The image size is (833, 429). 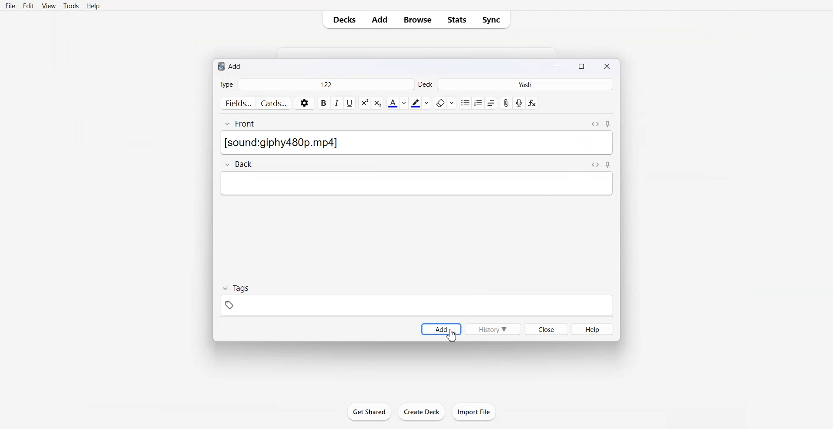 I want to click on Add, so click(x=379, y=19).